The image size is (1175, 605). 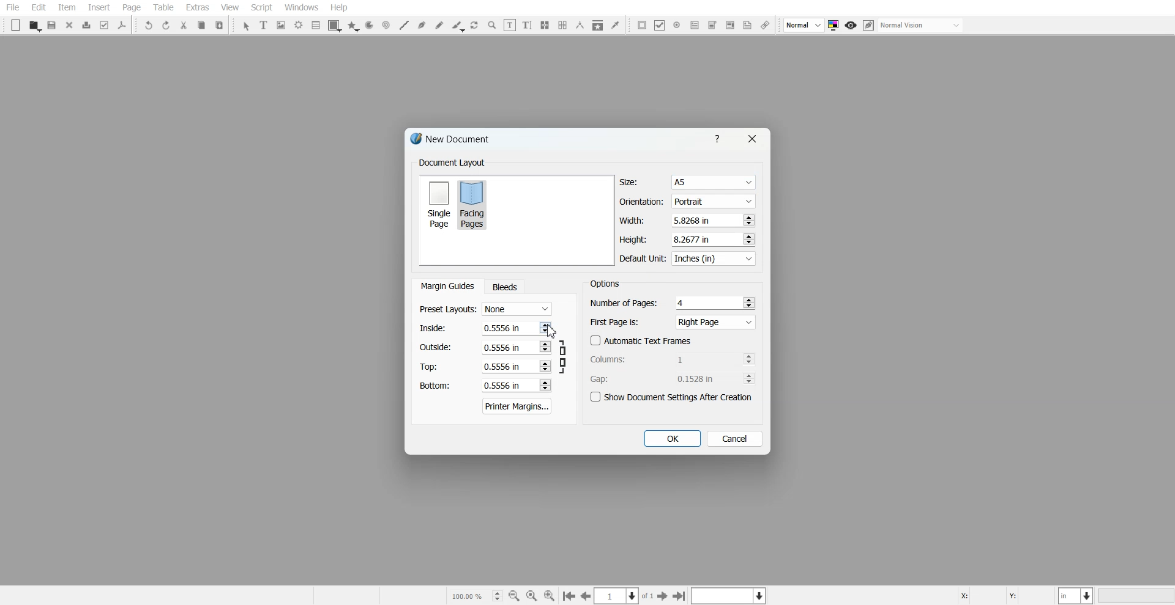 I want to click on Facing Pages, so click(x=474, y=204).